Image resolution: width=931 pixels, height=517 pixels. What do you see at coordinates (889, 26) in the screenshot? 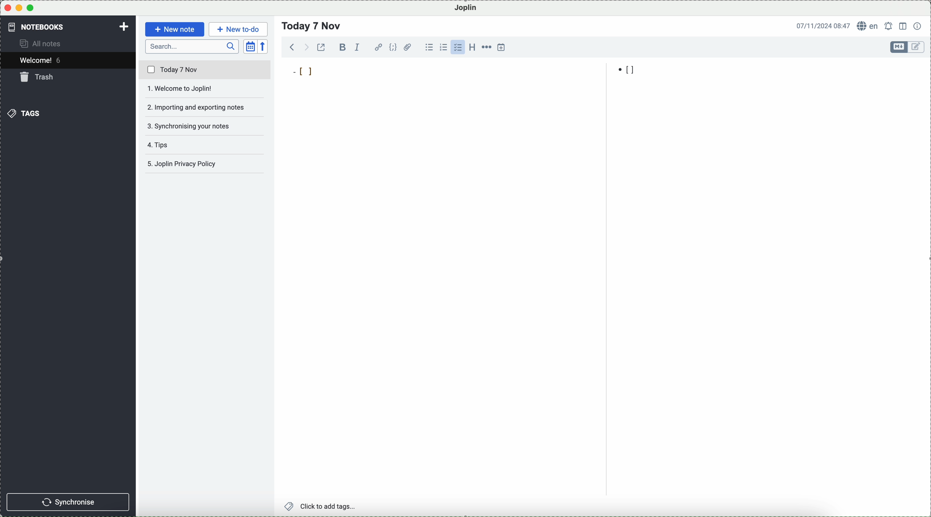
I see `set alarm` at bounding box center [889, 26].